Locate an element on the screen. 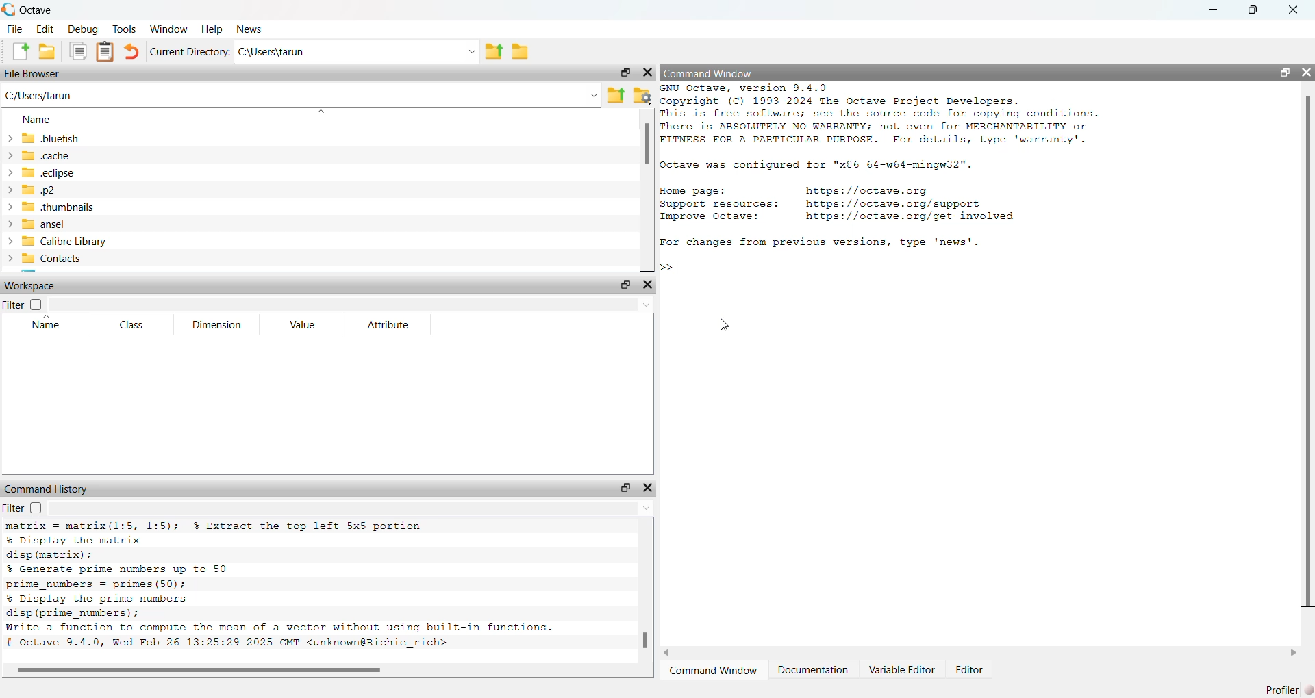 This screenshot has width=1315, height=698. open in separate window is located at coordinates (627, 73).